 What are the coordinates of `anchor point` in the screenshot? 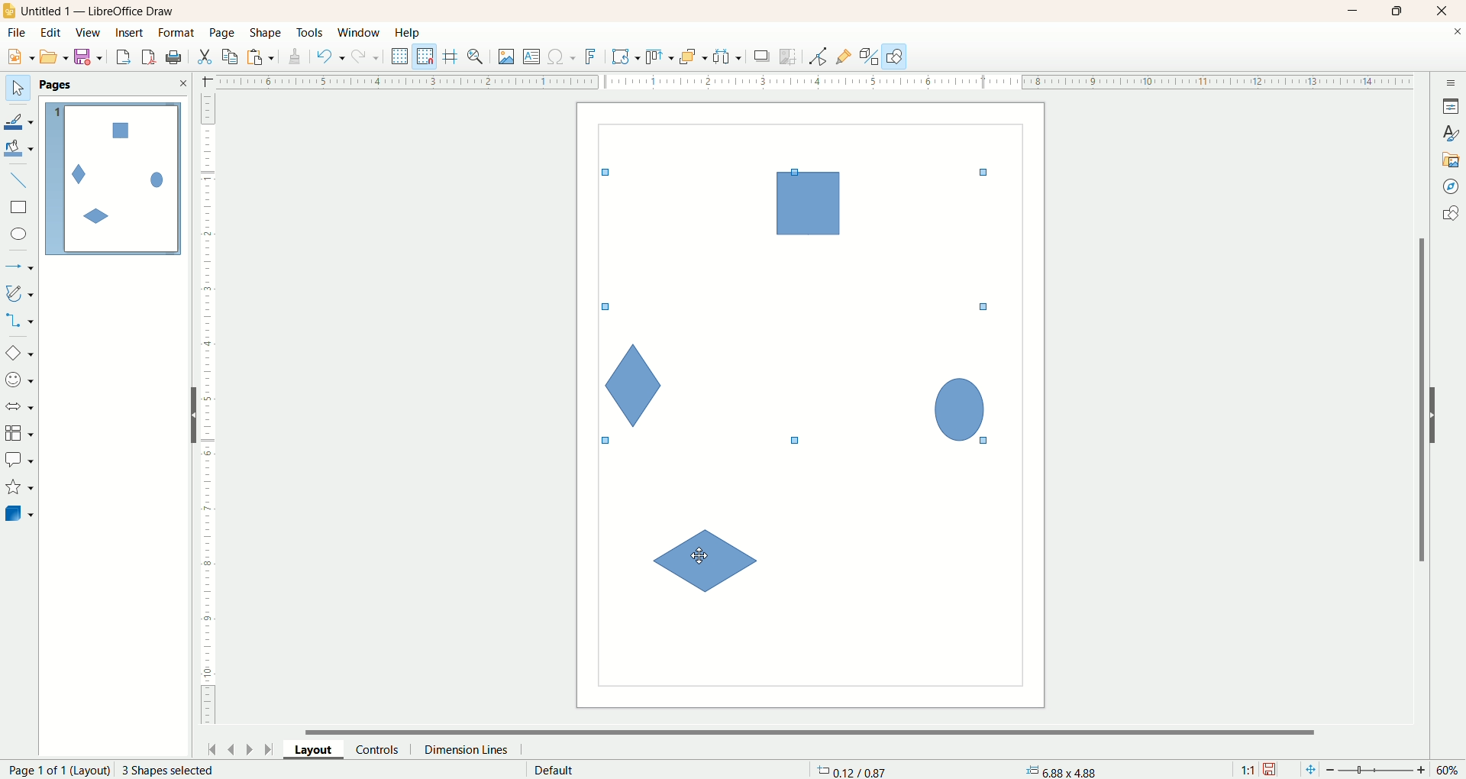 It's located at (1059, 771).